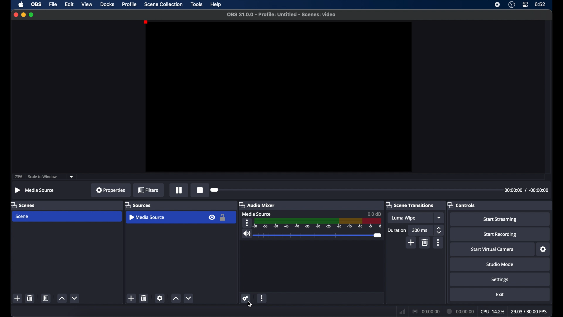  What do you see at coordinates (257, 214) in the screenshot?
I see `media source` at bounding box center [257, 214].